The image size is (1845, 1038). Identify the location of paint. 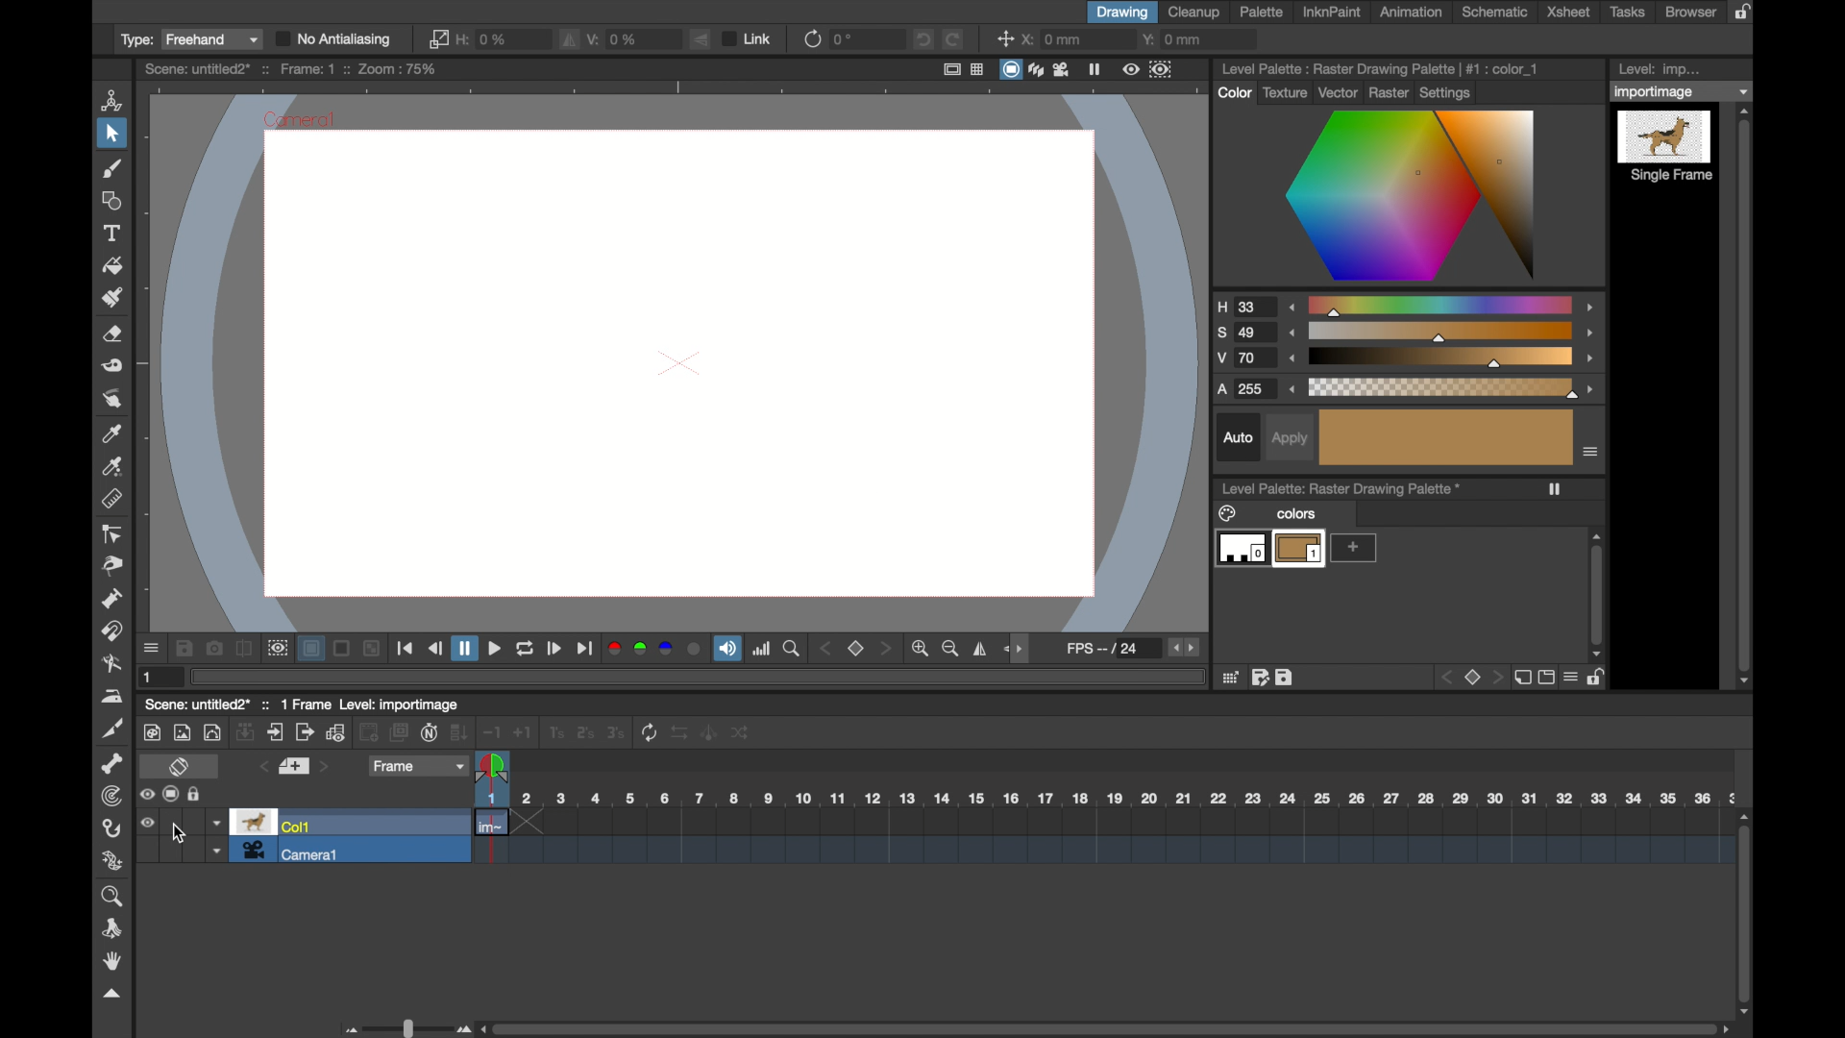
(151, 732).